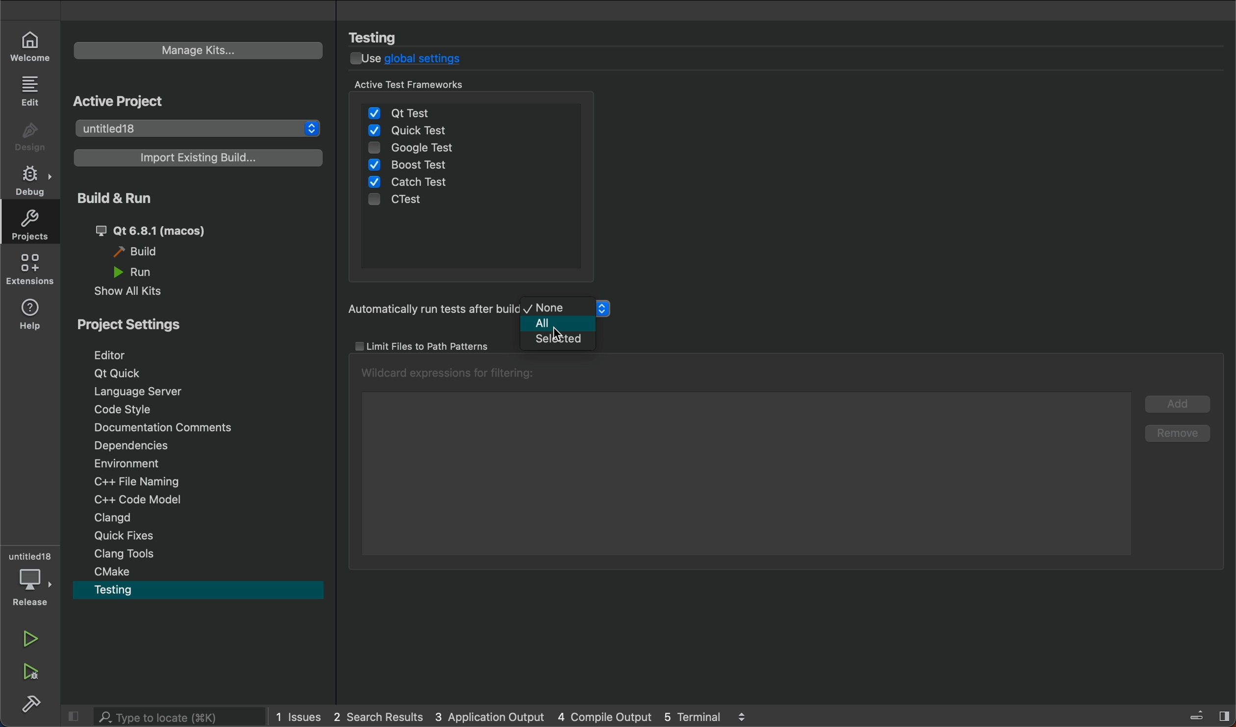  Describe the element at coordinates (29, 670) in the screenshot. I see `run and debug` at that location.